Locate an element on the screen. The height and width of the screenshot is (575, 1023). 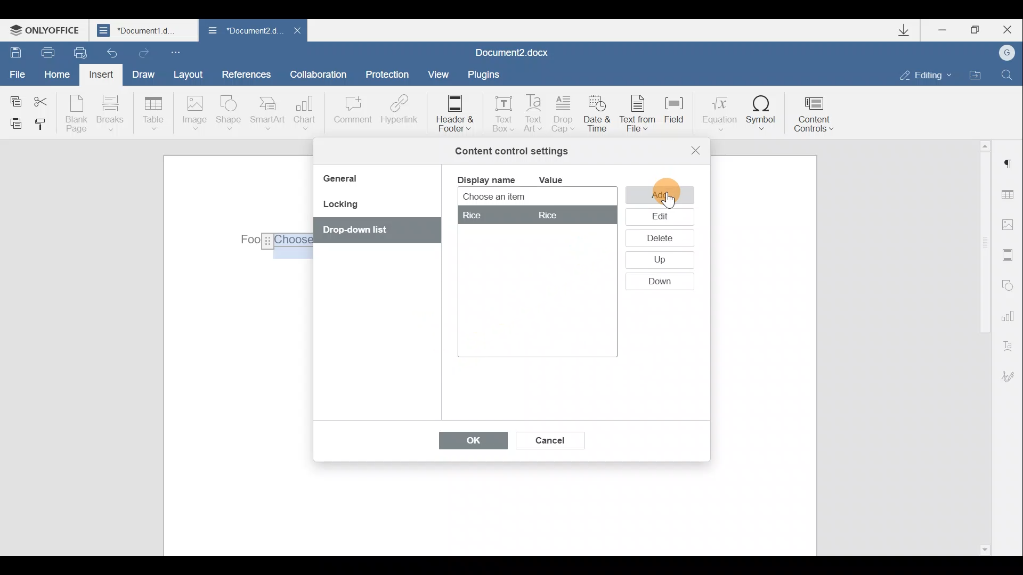
Undo is located at coordinates (113, 50).